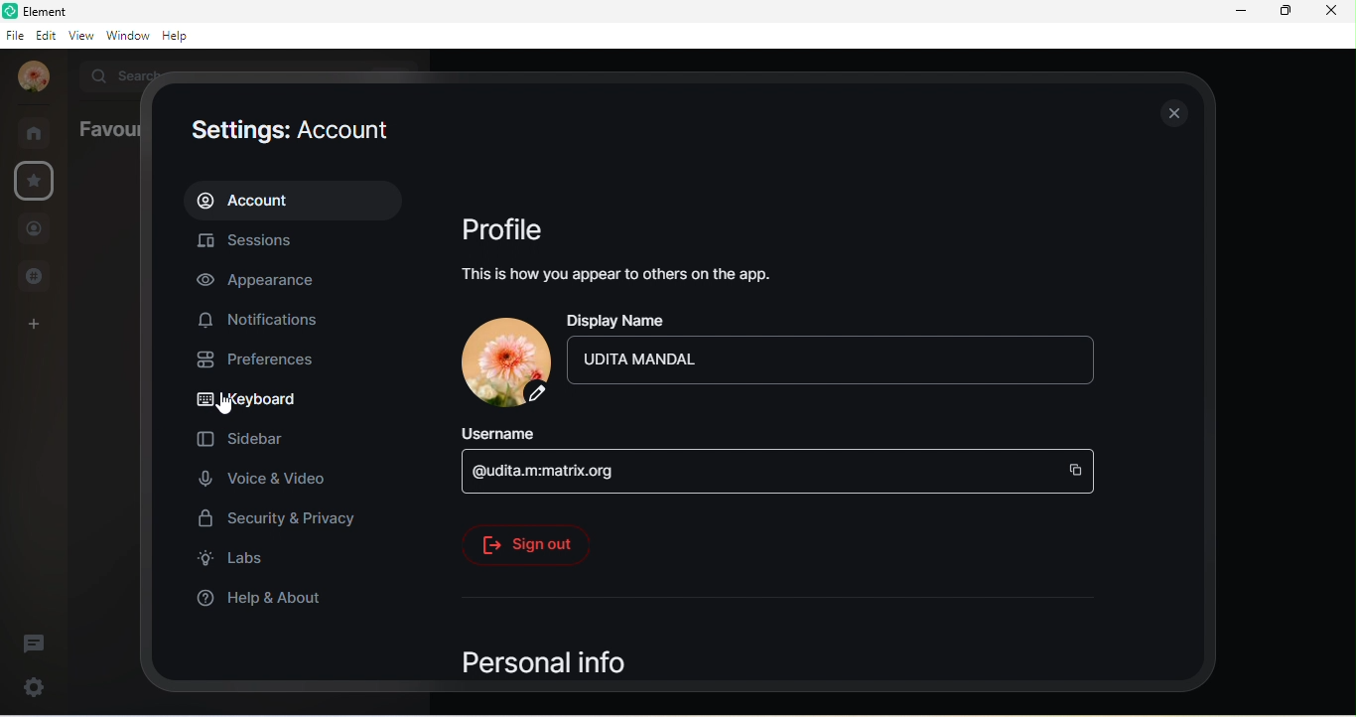 The height and width of the screenshot is (717, 1356). I want to click on maximize, so click(1284, 12).